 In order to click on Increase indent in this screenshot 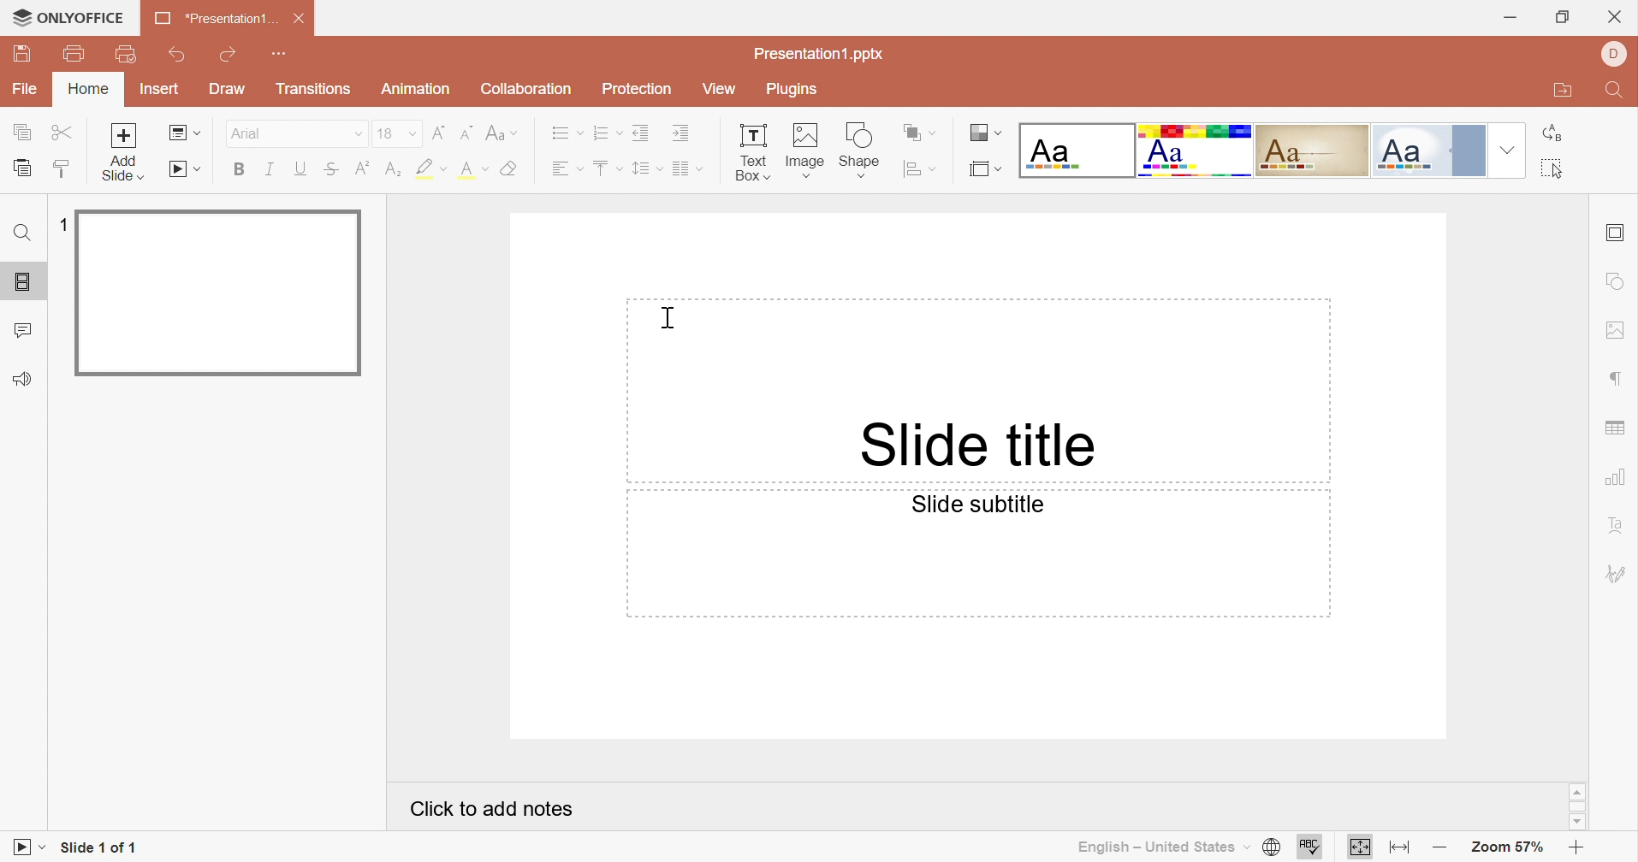, I will do `click(681, 133)`.